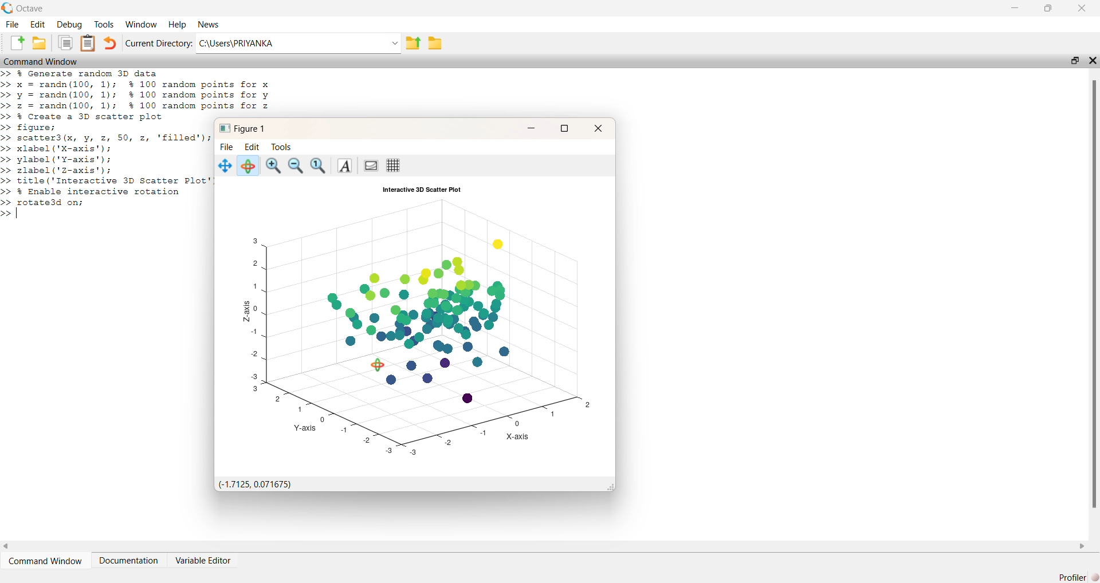 This screenshot has height=583, width=1100. I want to click on Command Window, so click(40, 61).